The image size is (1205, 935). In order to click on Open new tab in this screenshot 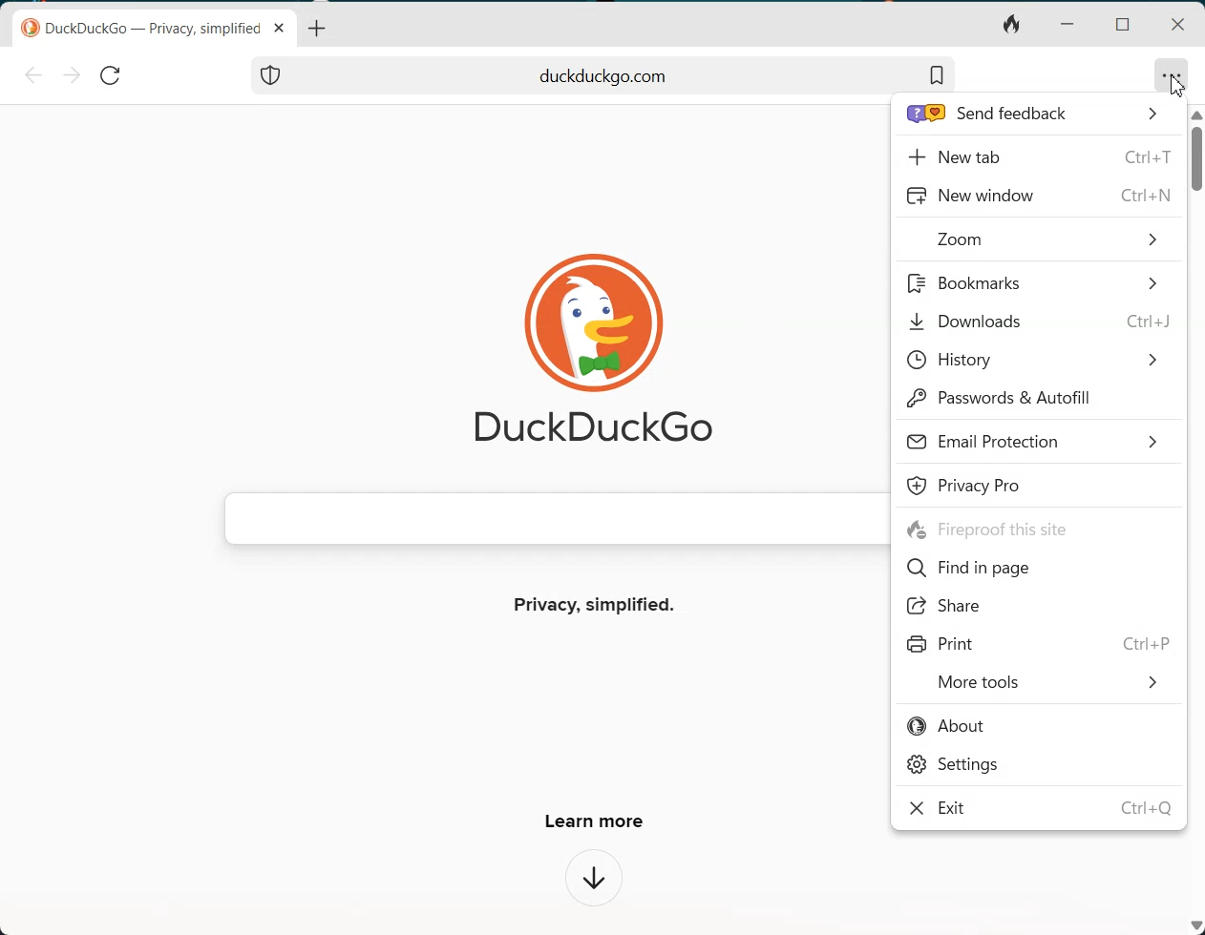, I will do `click(315, 28)`.